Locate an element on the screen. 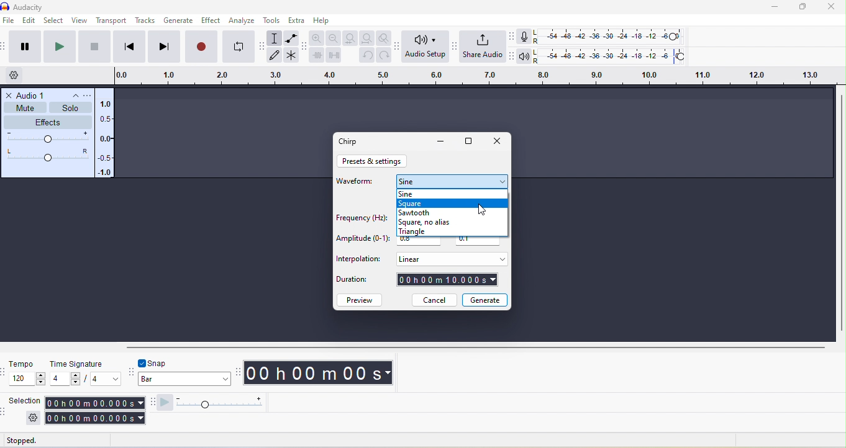 The width and height of the screenshot is (846, 448). record is located at coordinates (201, 47).